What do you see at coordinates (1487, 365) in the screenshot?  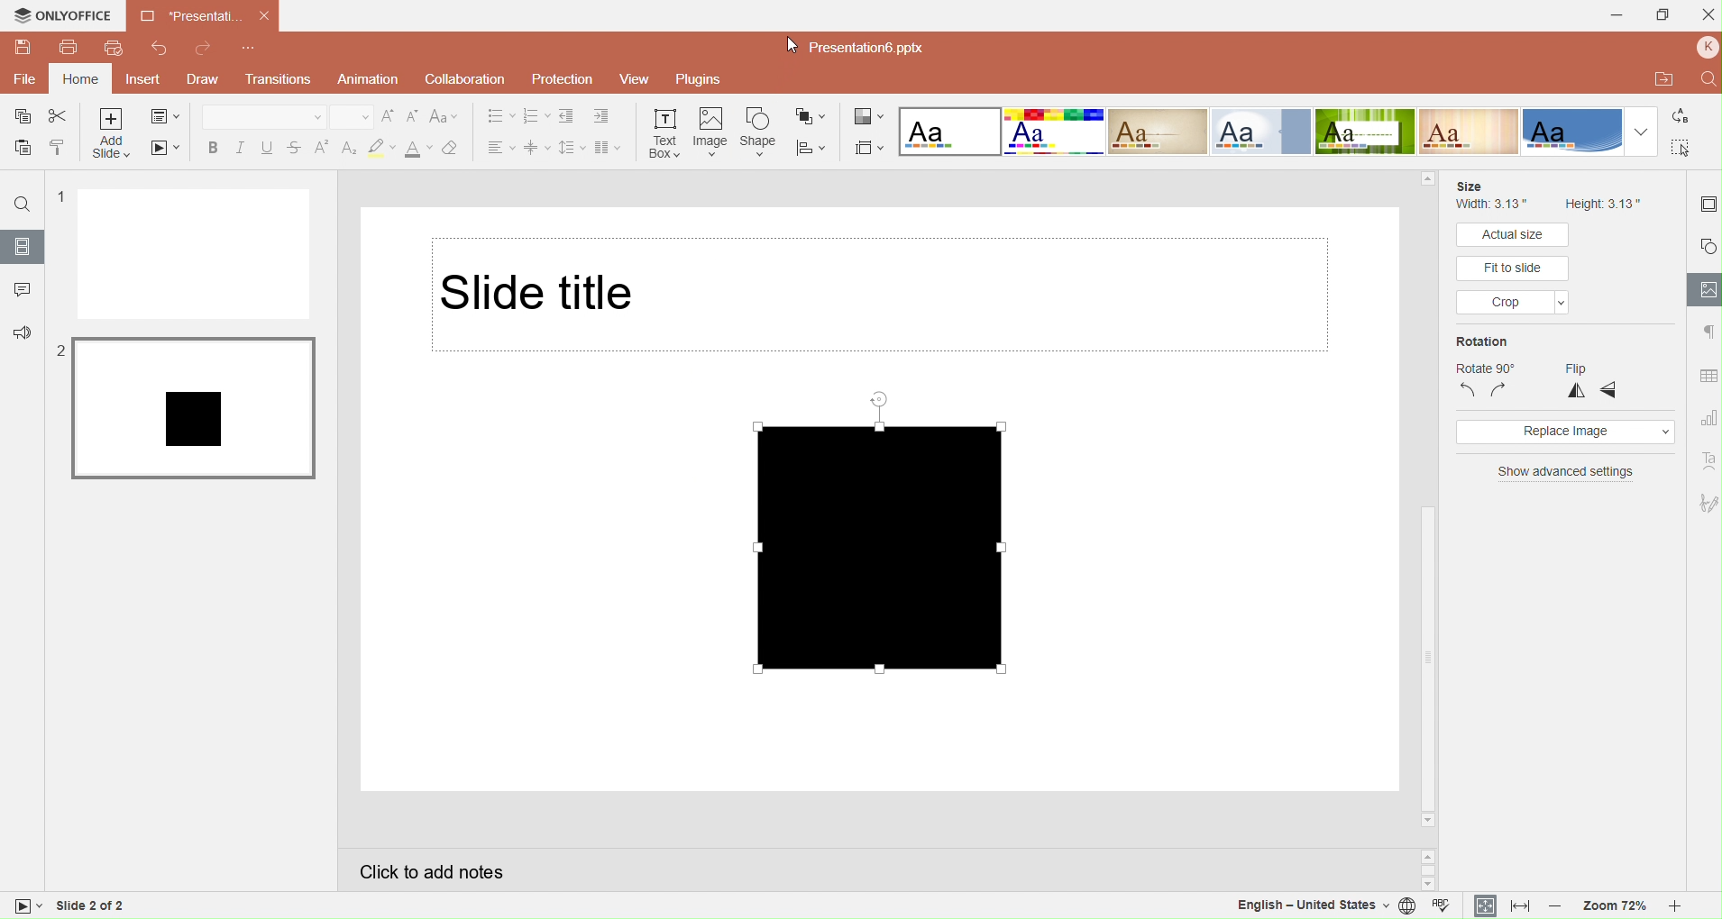 I see `rotate 90` at bounding box center [1487, 365].